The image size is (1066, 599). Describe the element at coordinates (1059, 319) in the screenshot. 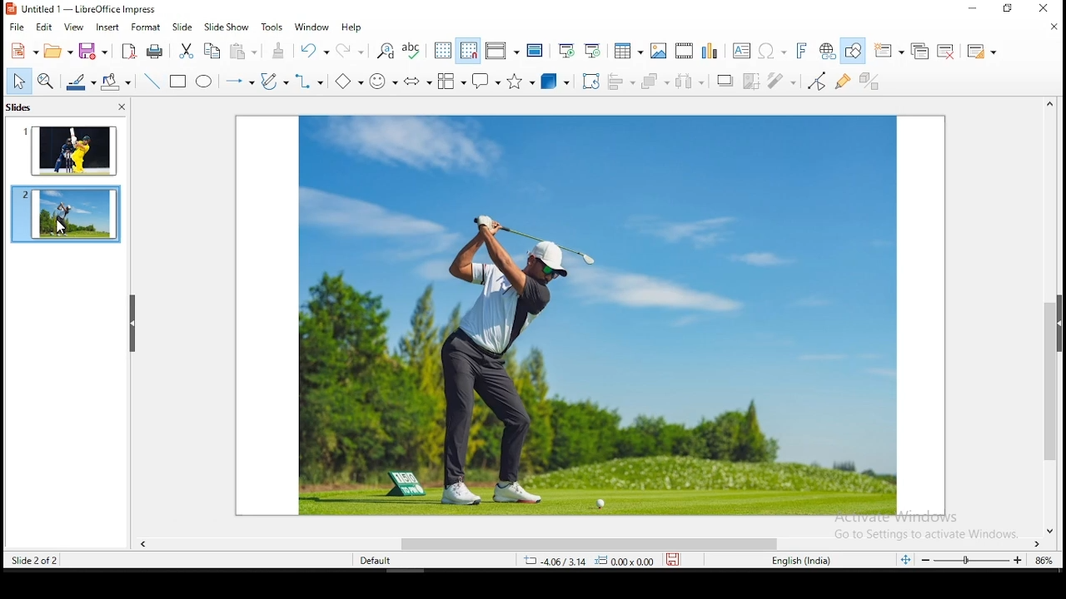

I see `hide` at that location.